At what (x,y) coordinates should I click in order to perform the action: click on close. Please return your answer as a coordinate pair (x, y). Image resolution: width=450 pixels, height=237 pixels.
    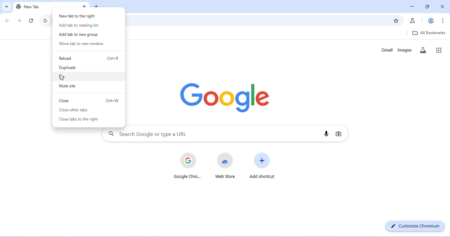
    Looking at the image, I should click on (443, 7).